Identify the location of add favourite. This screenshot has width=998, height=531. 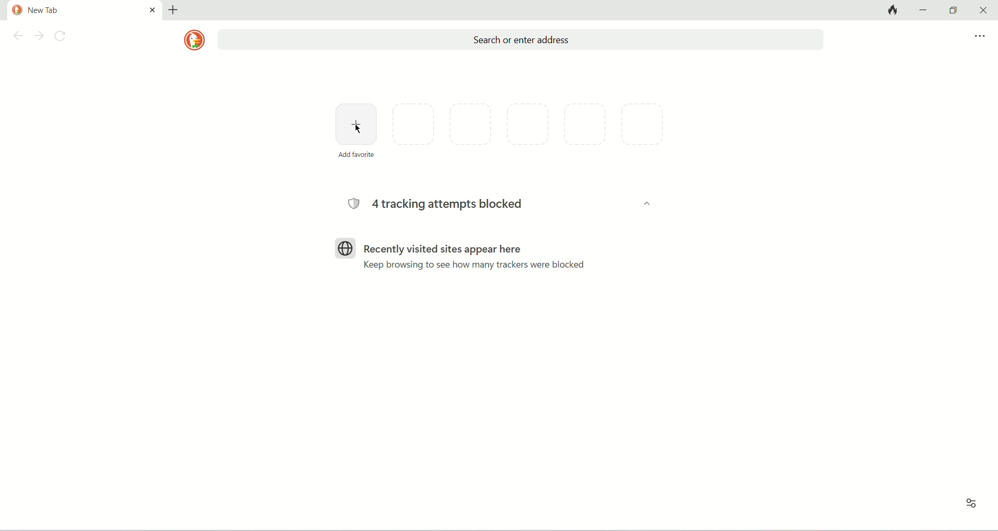
(357, 124).